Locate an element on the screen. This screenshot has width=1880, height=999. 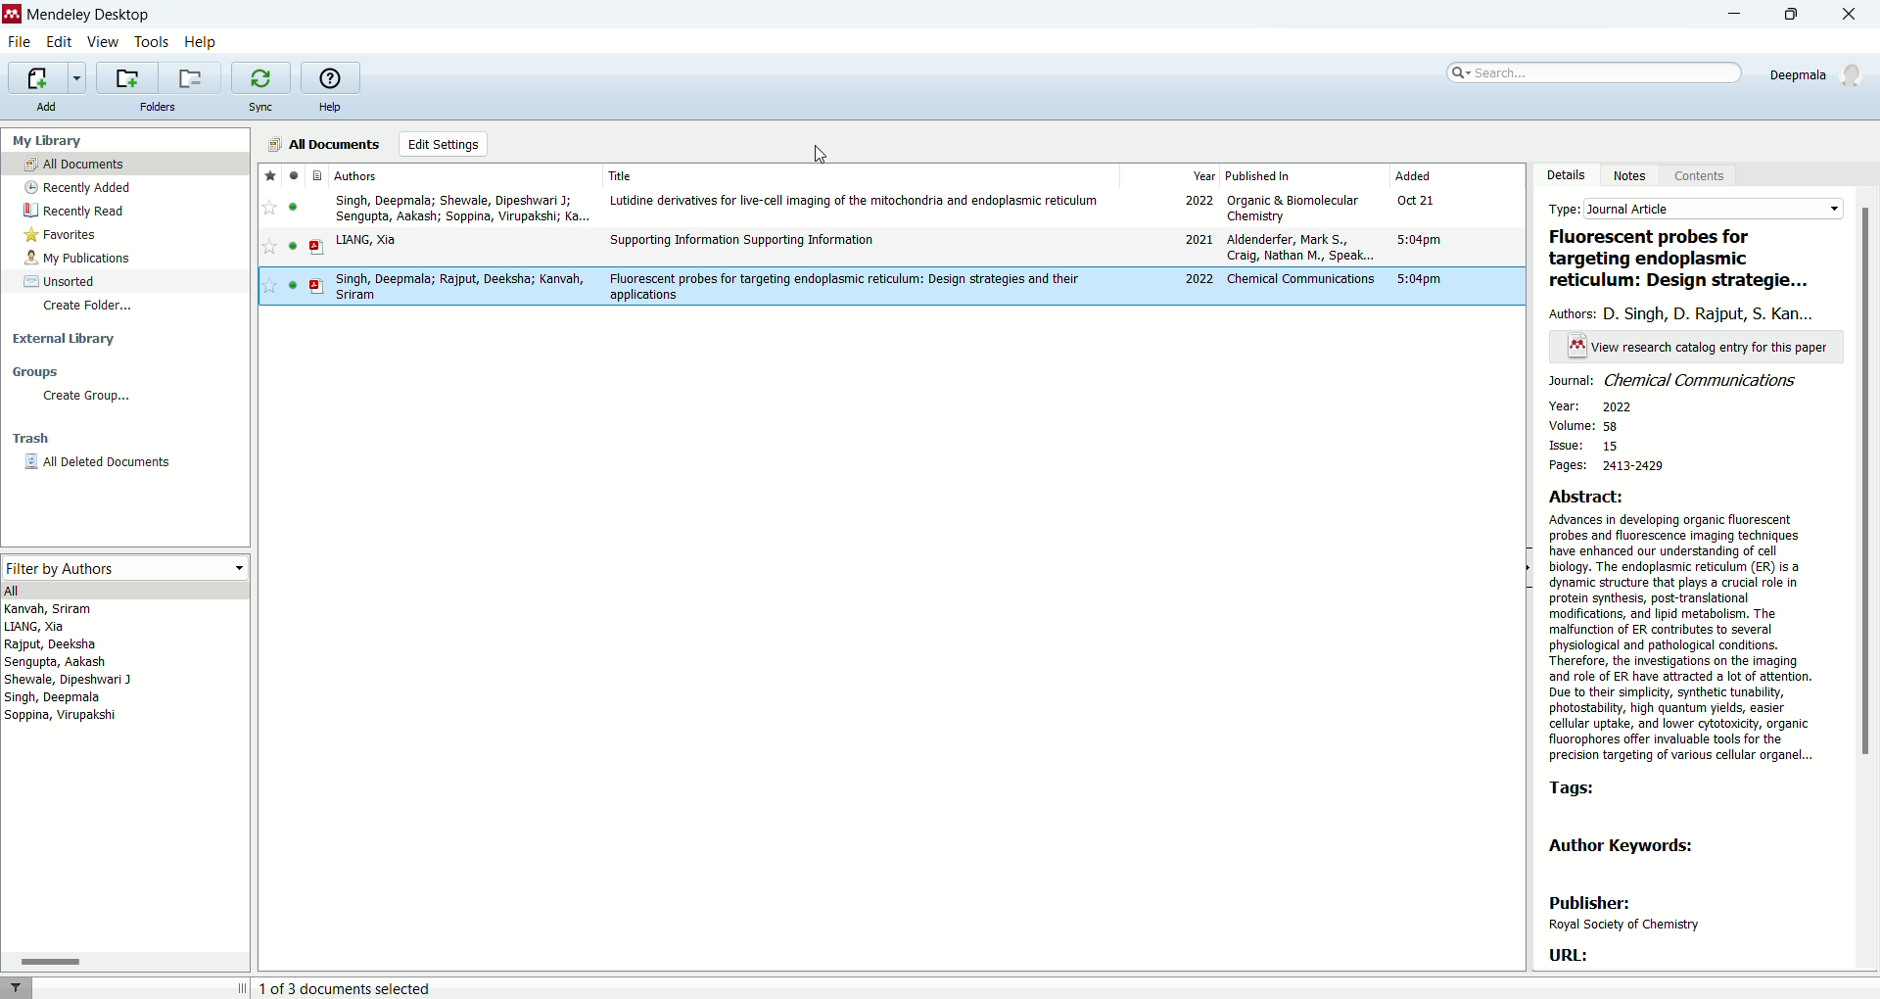
close is located at coordinates (1849, 15).